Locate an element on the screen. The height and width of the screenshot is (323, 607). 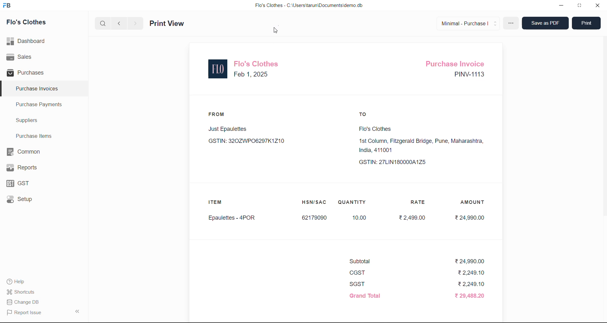
CGST ₹2,249.10 is located at coordinates (418, 273).